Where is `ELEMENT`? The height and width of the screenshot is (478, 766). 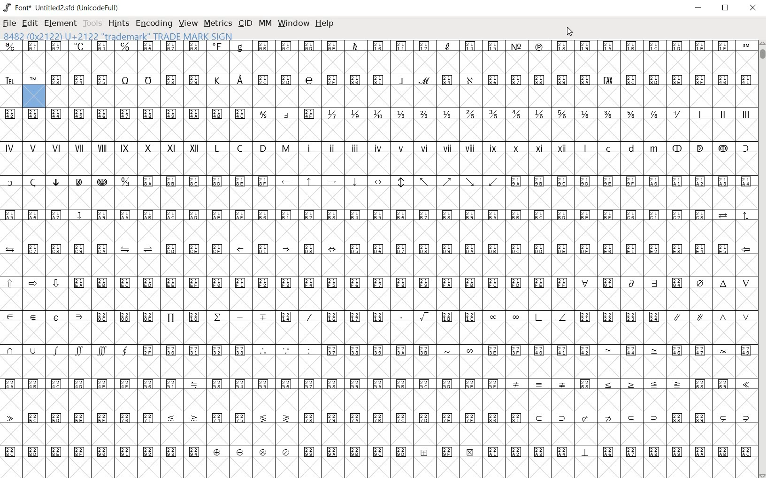 ELEMENT is located at coordinates (61, 24).